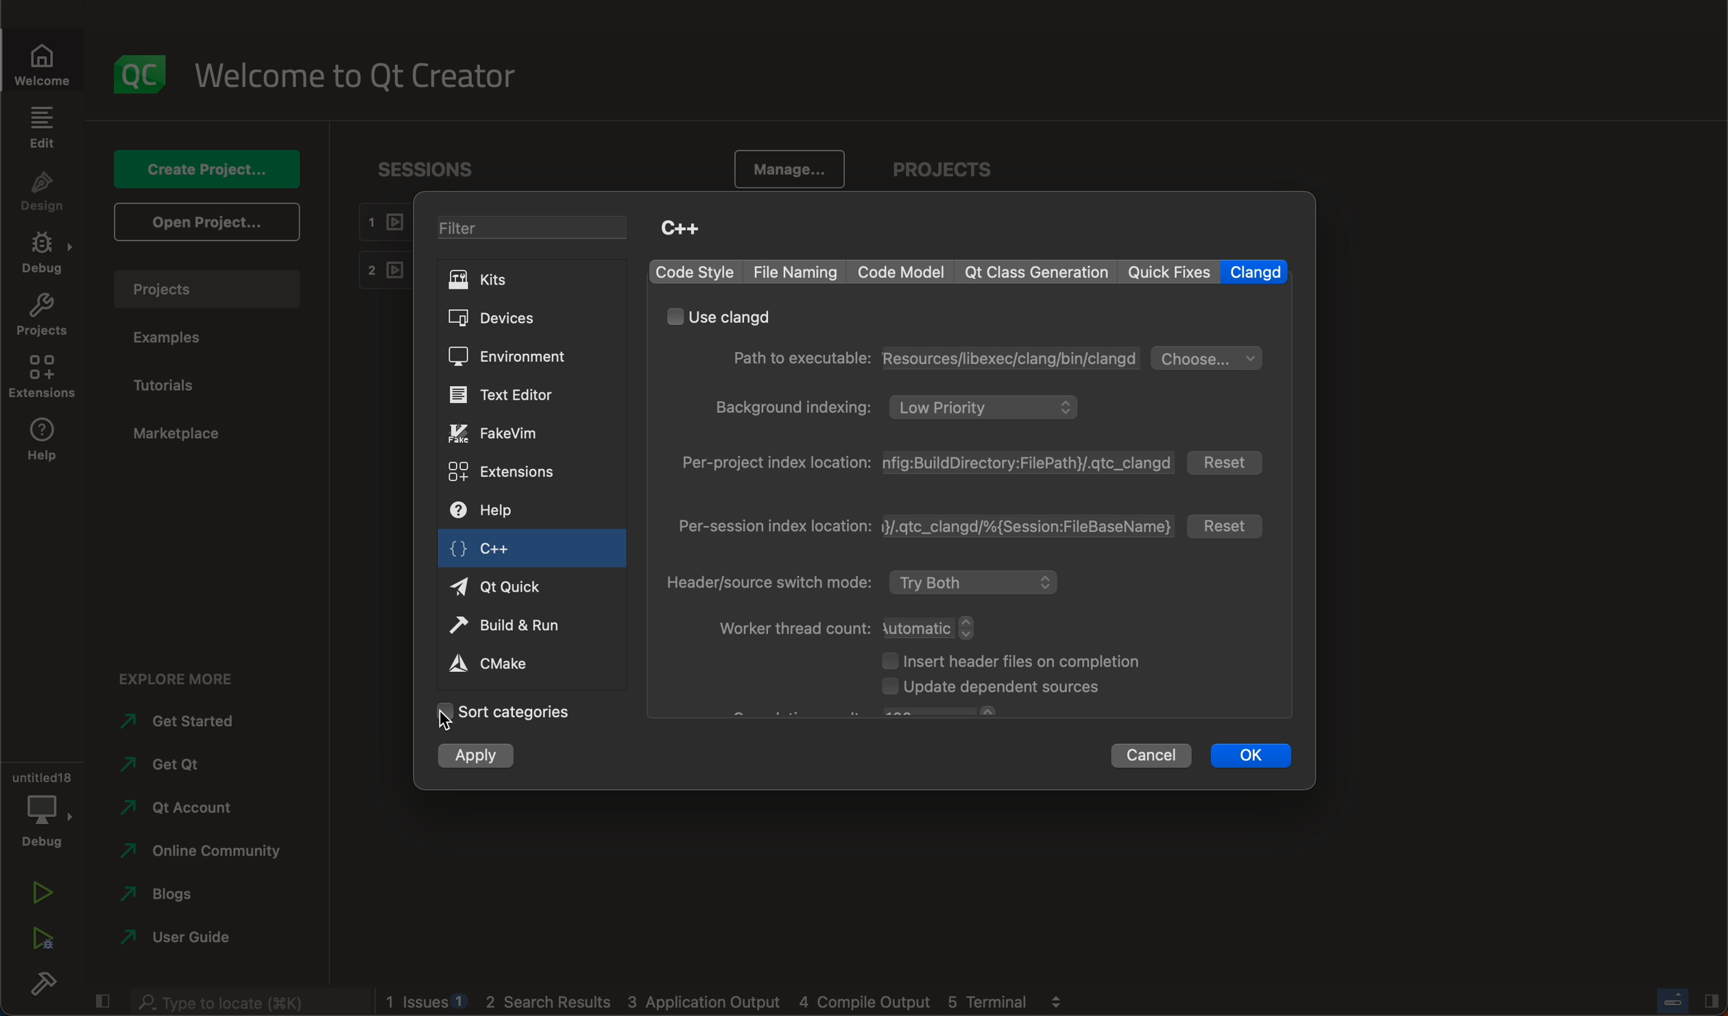  What do you see at coordinates (45, 939) in the screenshot?
I see `run debug` at bounding box center [45, 939].